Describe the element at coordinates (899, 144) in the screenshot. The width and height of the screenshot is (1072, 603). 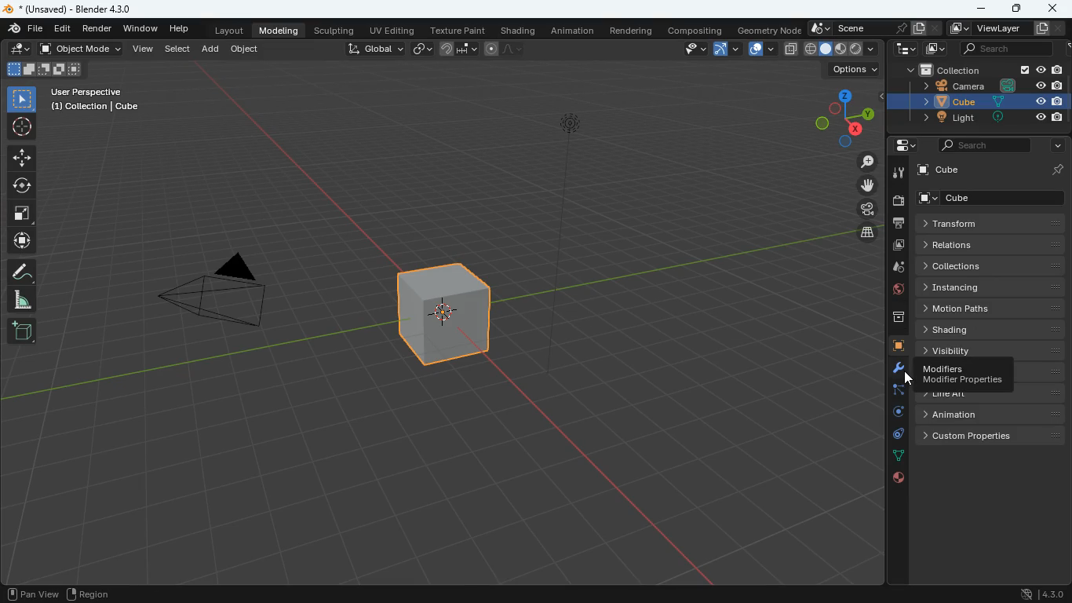
I see `settings` at that location.